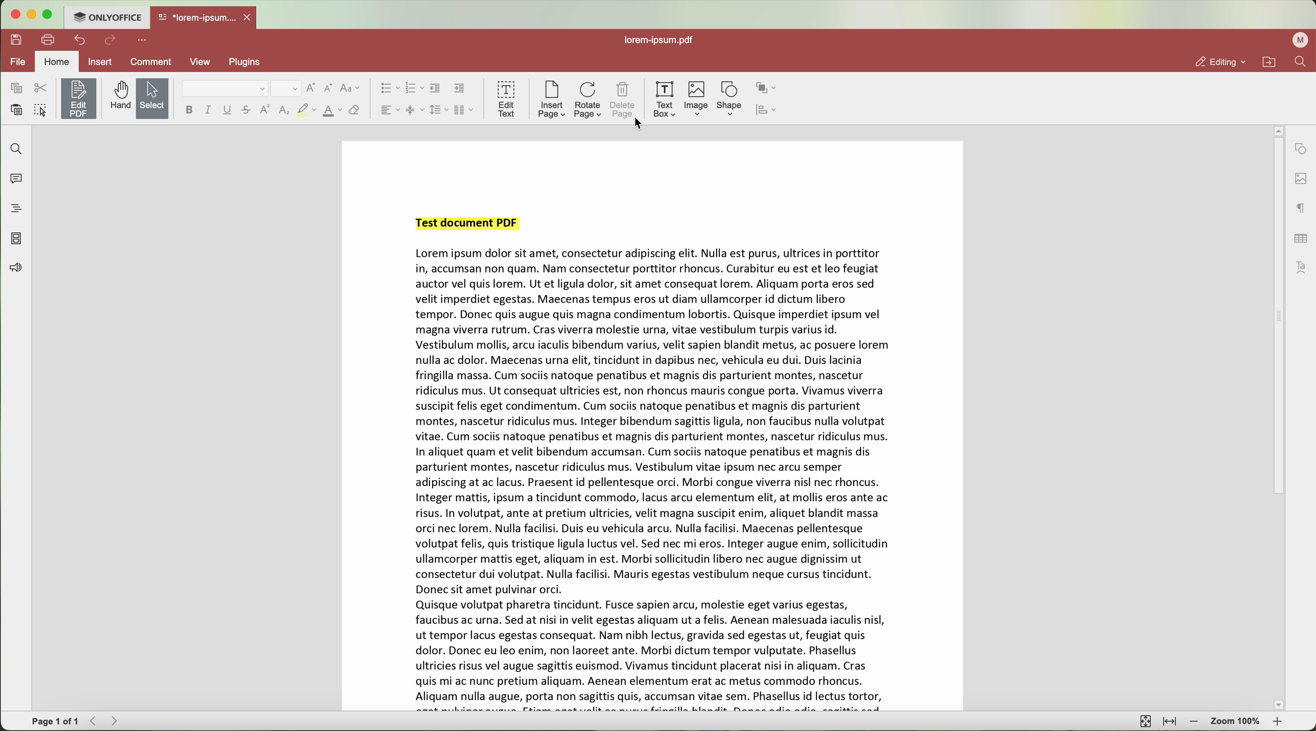 The width and height of the screenshot is (1316, 731). I want to click on select, so click(152, 98).